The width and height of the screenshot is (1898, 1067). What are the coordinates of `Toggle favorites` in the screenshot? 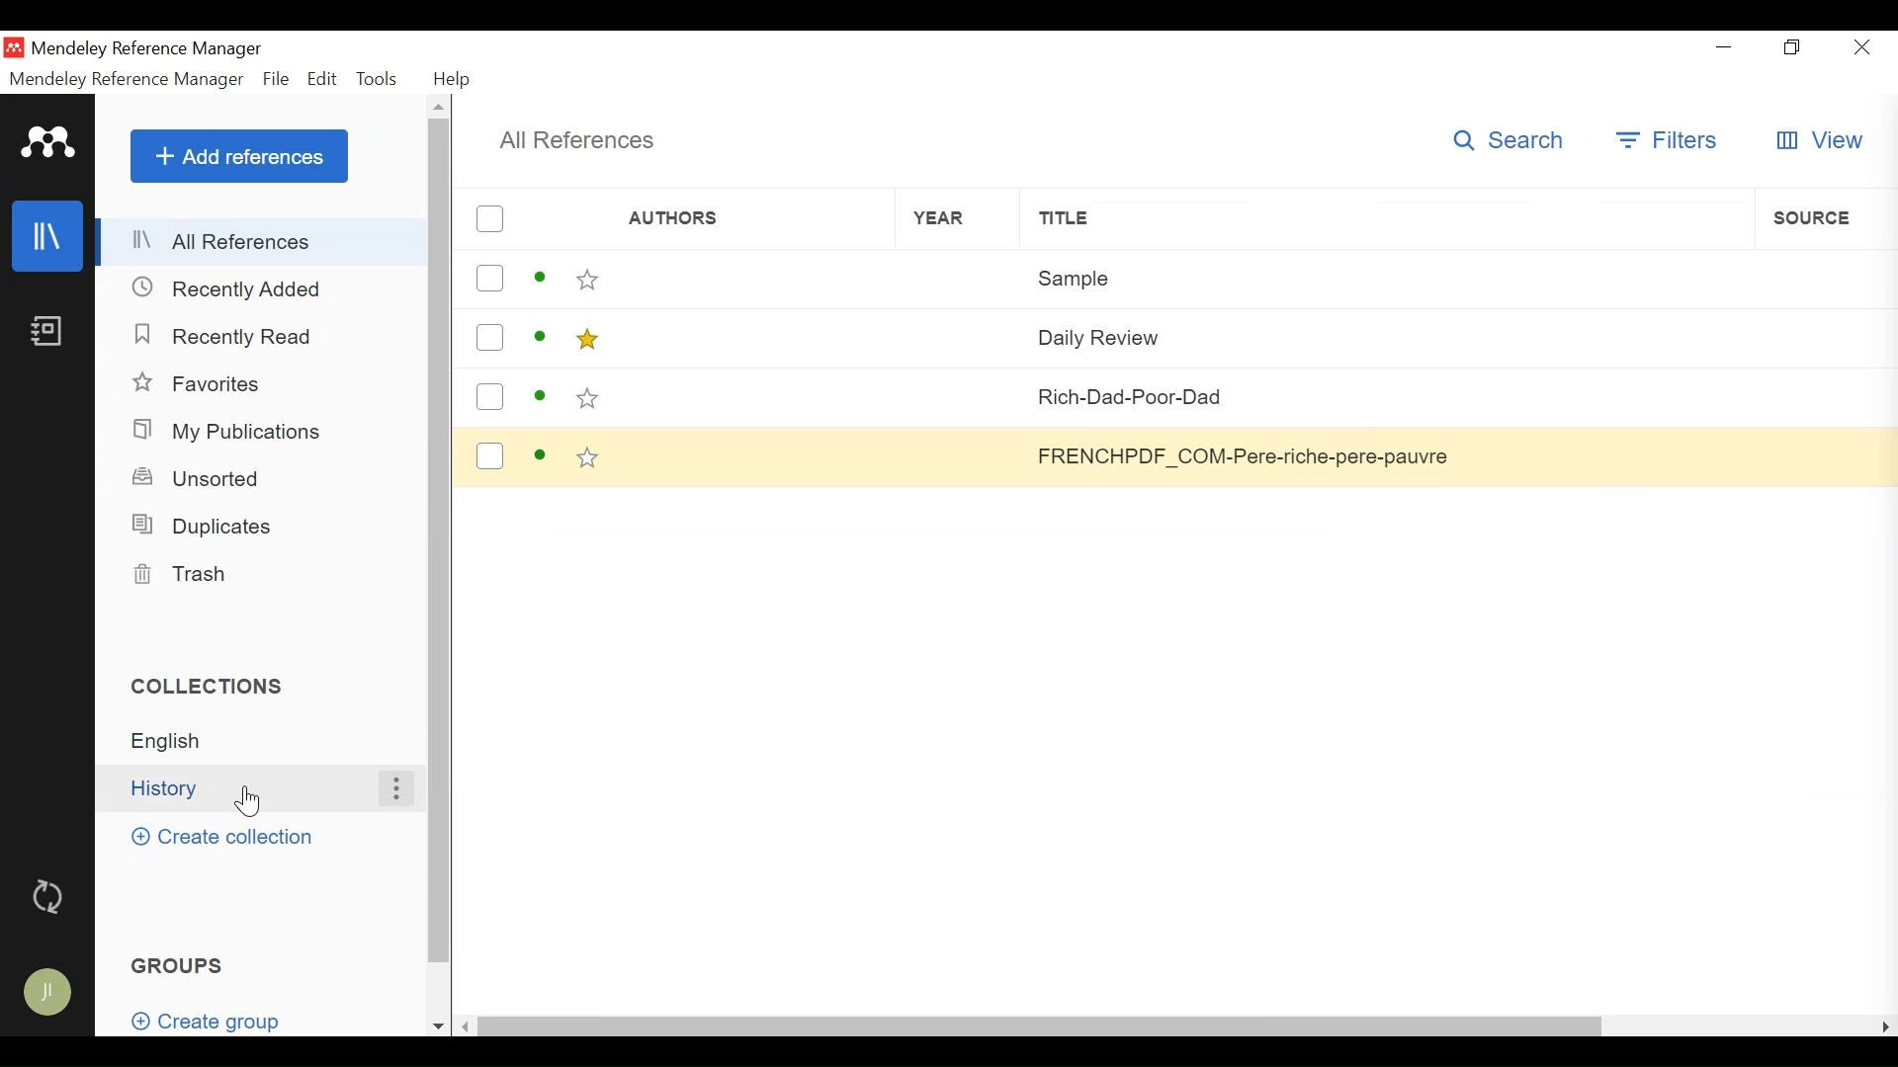 It's located at (589, 459).